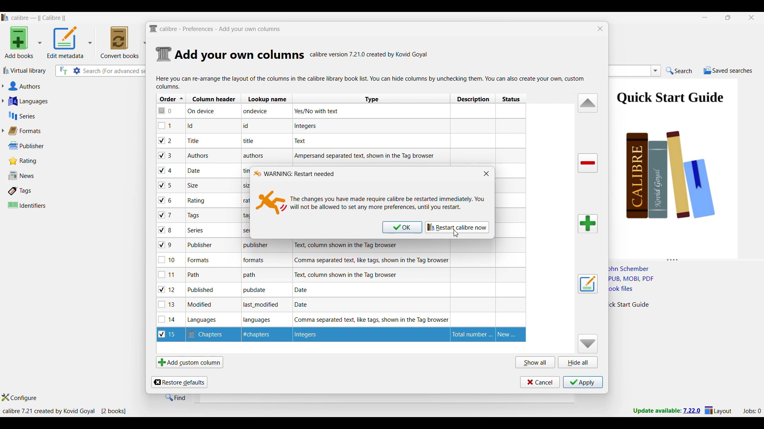 The image size is (764, 429). Describe the element at coordinates (195, 186) in the screenshot. I see `Note` at that location.